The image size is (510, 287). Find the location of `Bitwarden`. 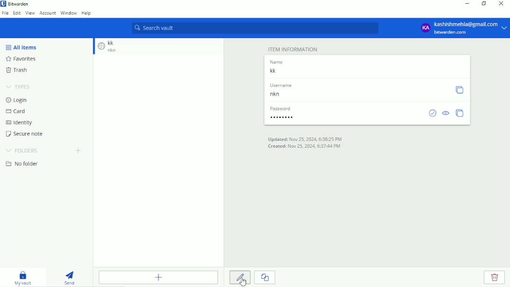

Bitwarden is located at coordinates (16, 4).